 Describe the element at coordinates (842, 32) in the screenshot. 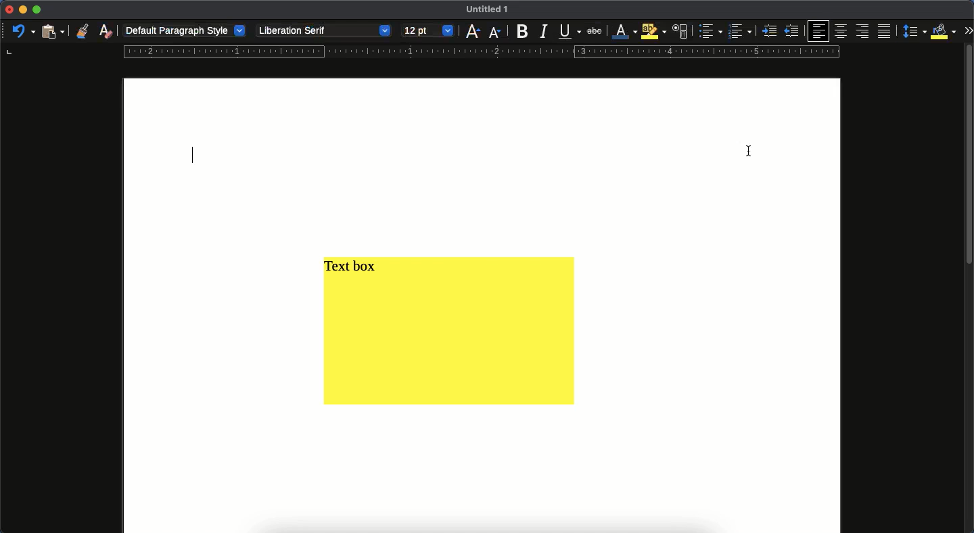

I see `center align` at that location.